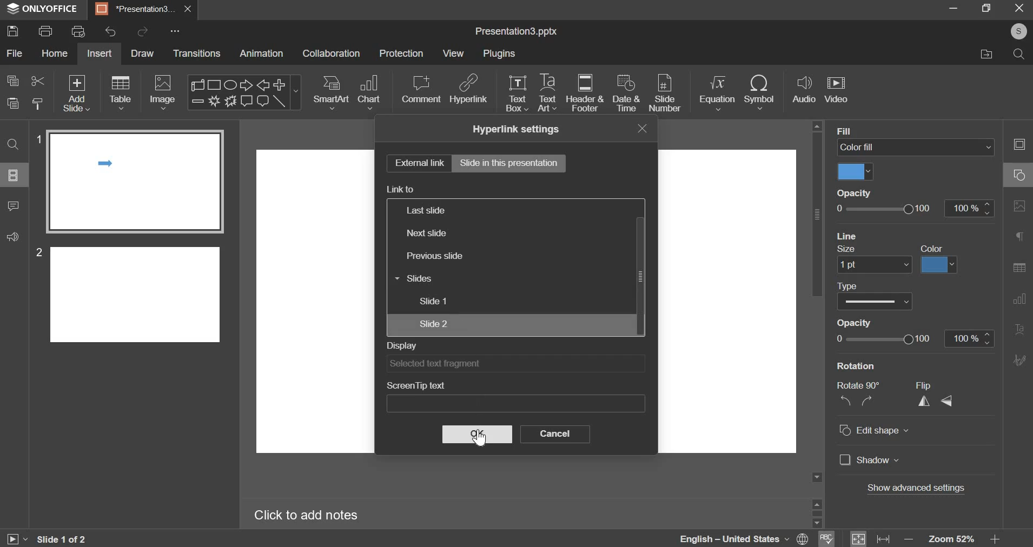 This screenshot has height=547, width=1033. I want to click on slide layout, so click(13, 175).